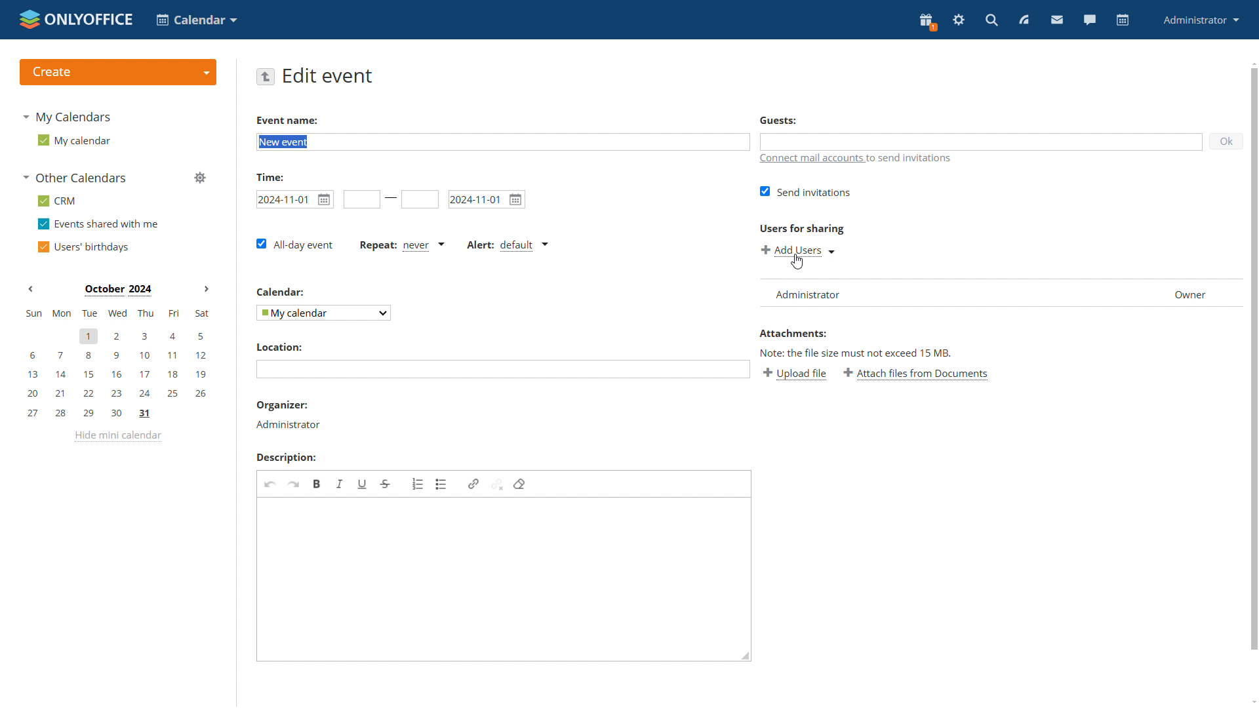 This screenshot has width=1259, height=708. What do you see at coordinates (1024, 20) in the screenshot?
I see `feed` at bounding box center [1024, 20].